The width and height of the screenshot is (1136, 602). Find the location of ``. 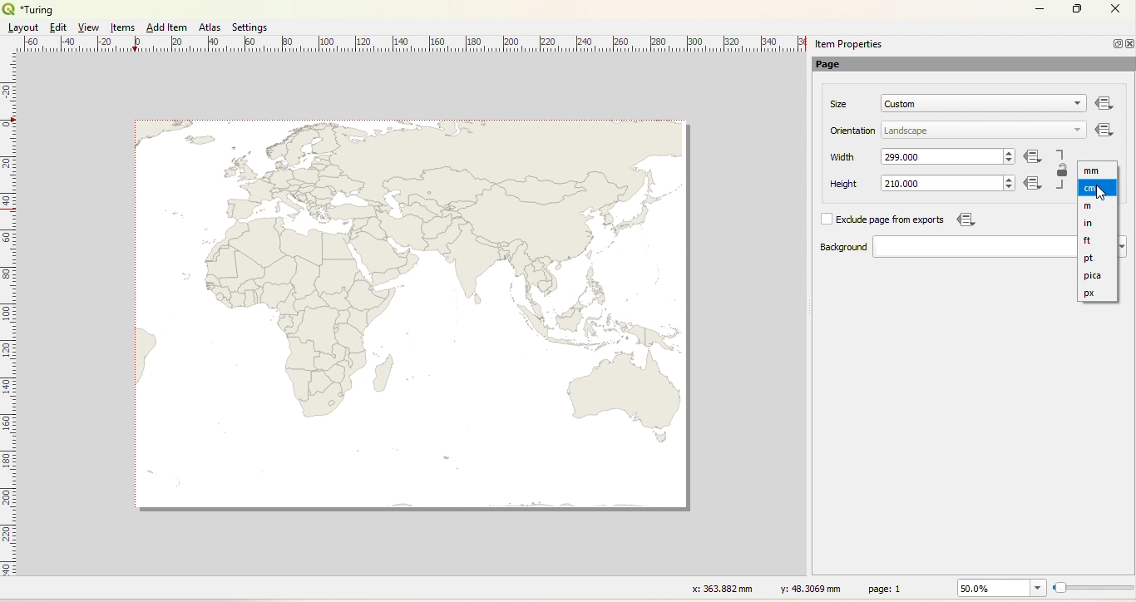

 is located at coordinates (902, 184).